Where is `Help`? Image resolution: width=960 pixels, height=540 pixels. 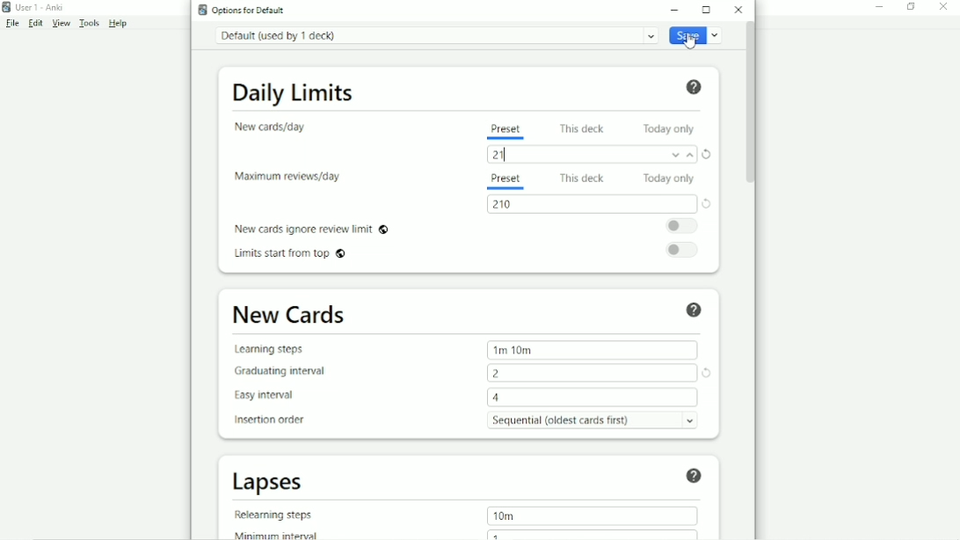 Help is located at coordinates (696, 310).